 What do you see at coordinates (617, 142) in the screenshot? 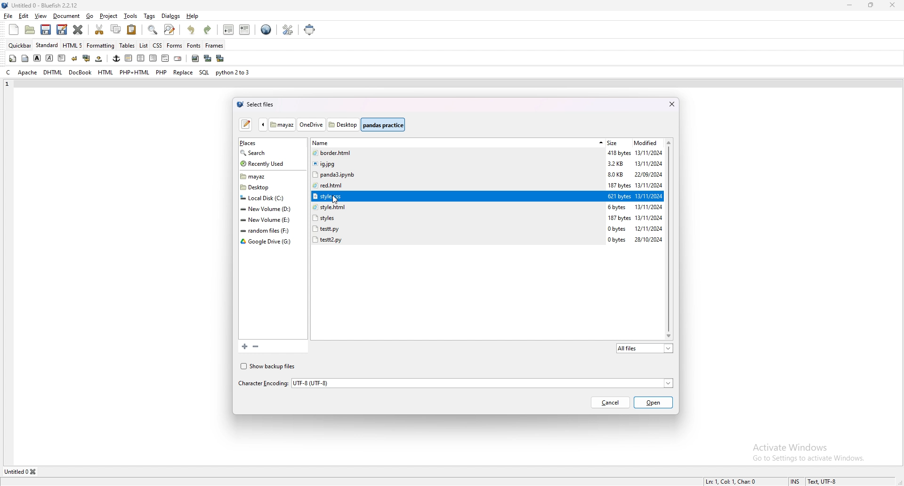
I see `size` at bounding box center [617, 142].